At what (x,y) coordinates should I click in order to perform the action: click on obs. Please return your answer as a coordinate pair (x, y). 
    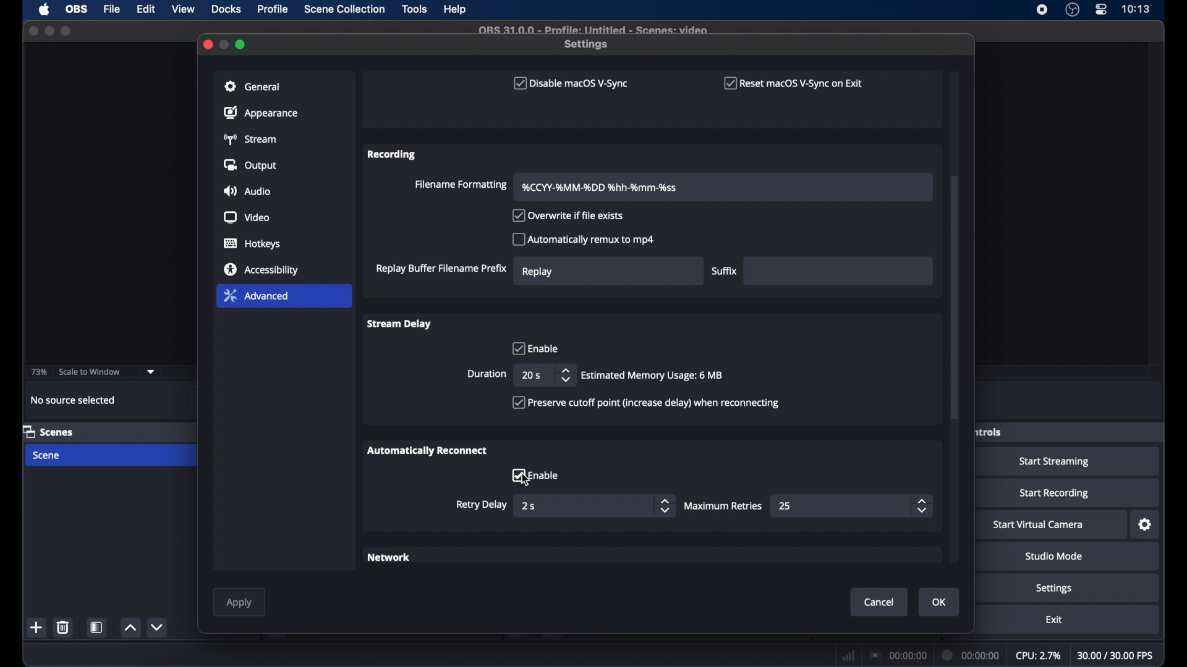
    Looking at the image, I should click on (78, 9).